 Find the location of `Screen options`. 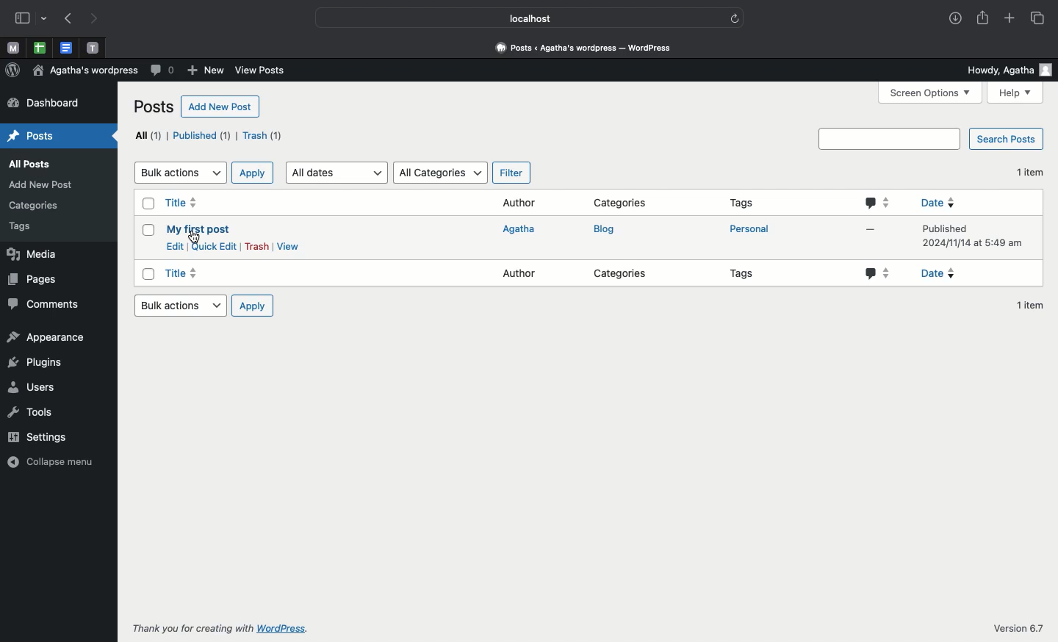

Screen options is located at coordinates (932, 93).